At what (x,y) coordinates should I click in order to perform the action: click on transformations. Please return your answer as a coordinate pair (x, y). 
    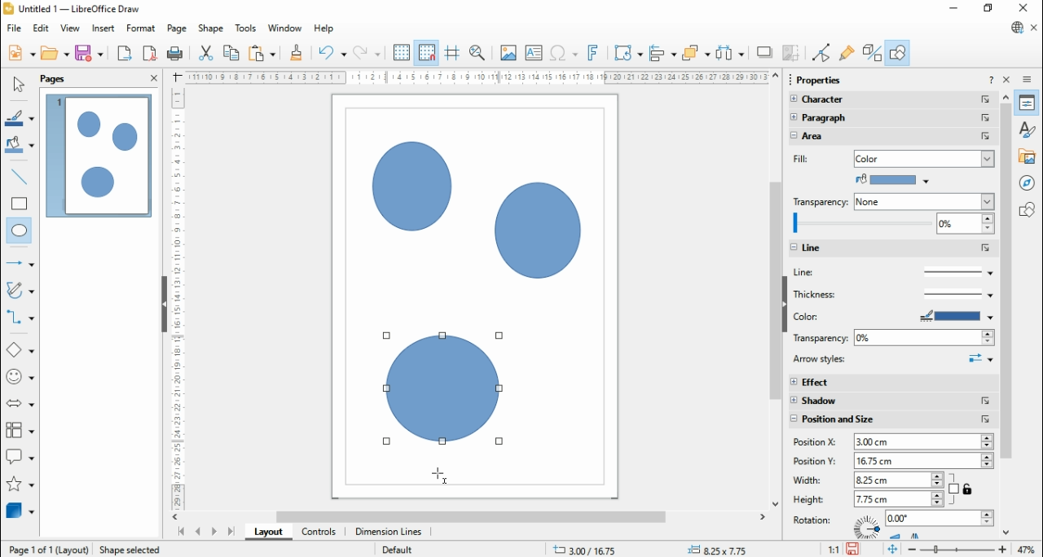
    Looking at the image, I should click on (627, 54).